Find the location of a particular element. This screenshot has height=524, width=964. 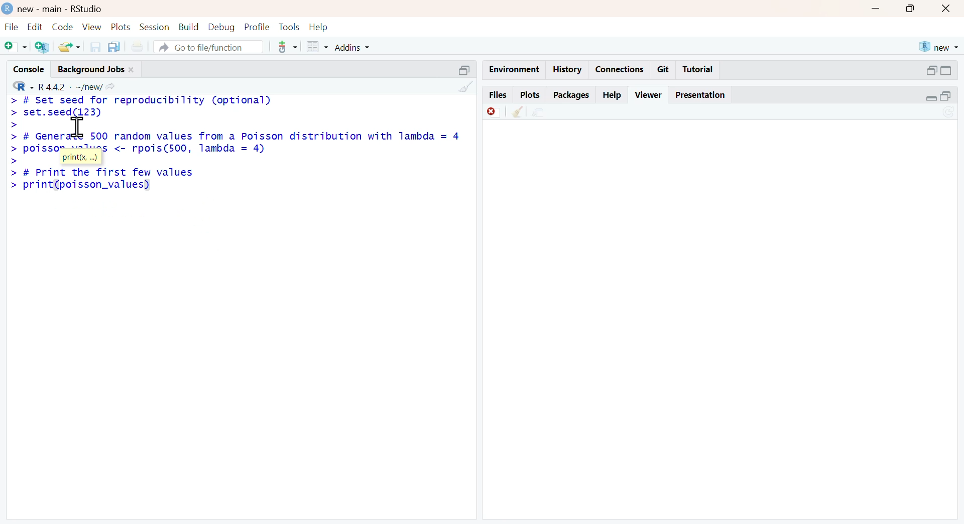

edit is located at coordinates (35, 26).